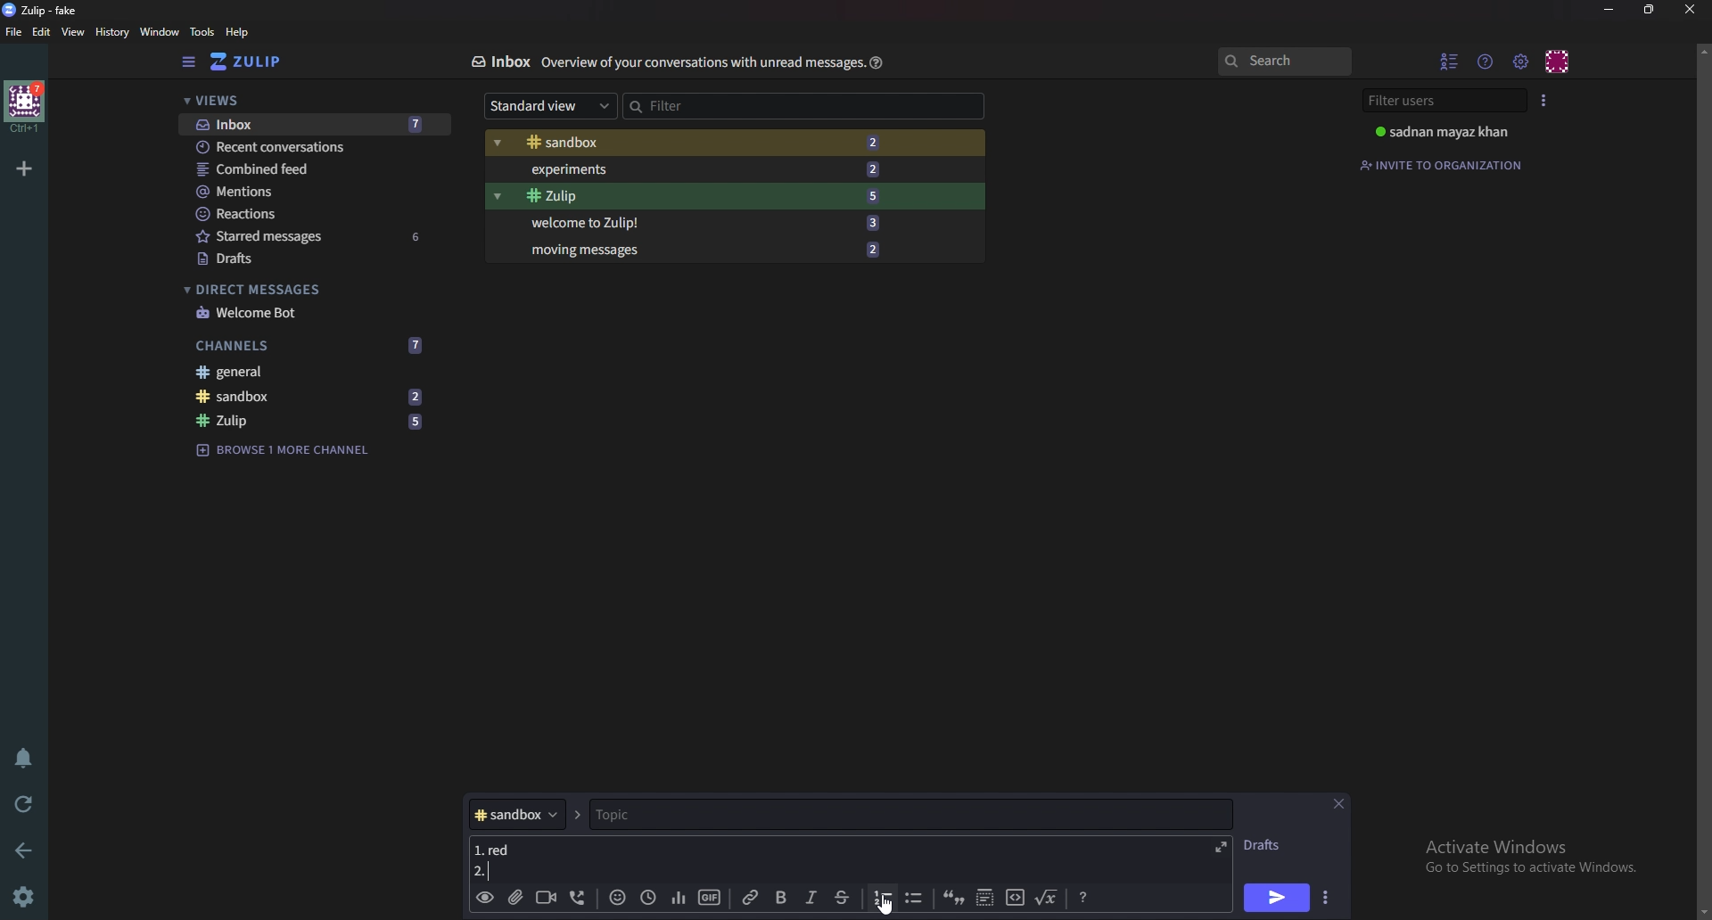 The height and width of the screenshot is (920, 1712). What do you see at coordinates (646, 896) in the screenshot?
I see `Global time` at bounding box center [646, 896].